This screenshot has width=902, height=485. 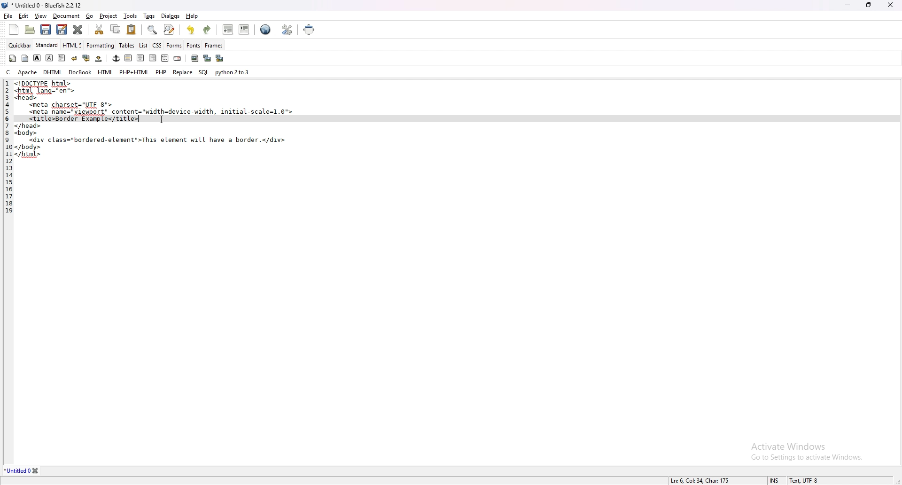 I want to click on edit in browser, so click(x=265, y=30).